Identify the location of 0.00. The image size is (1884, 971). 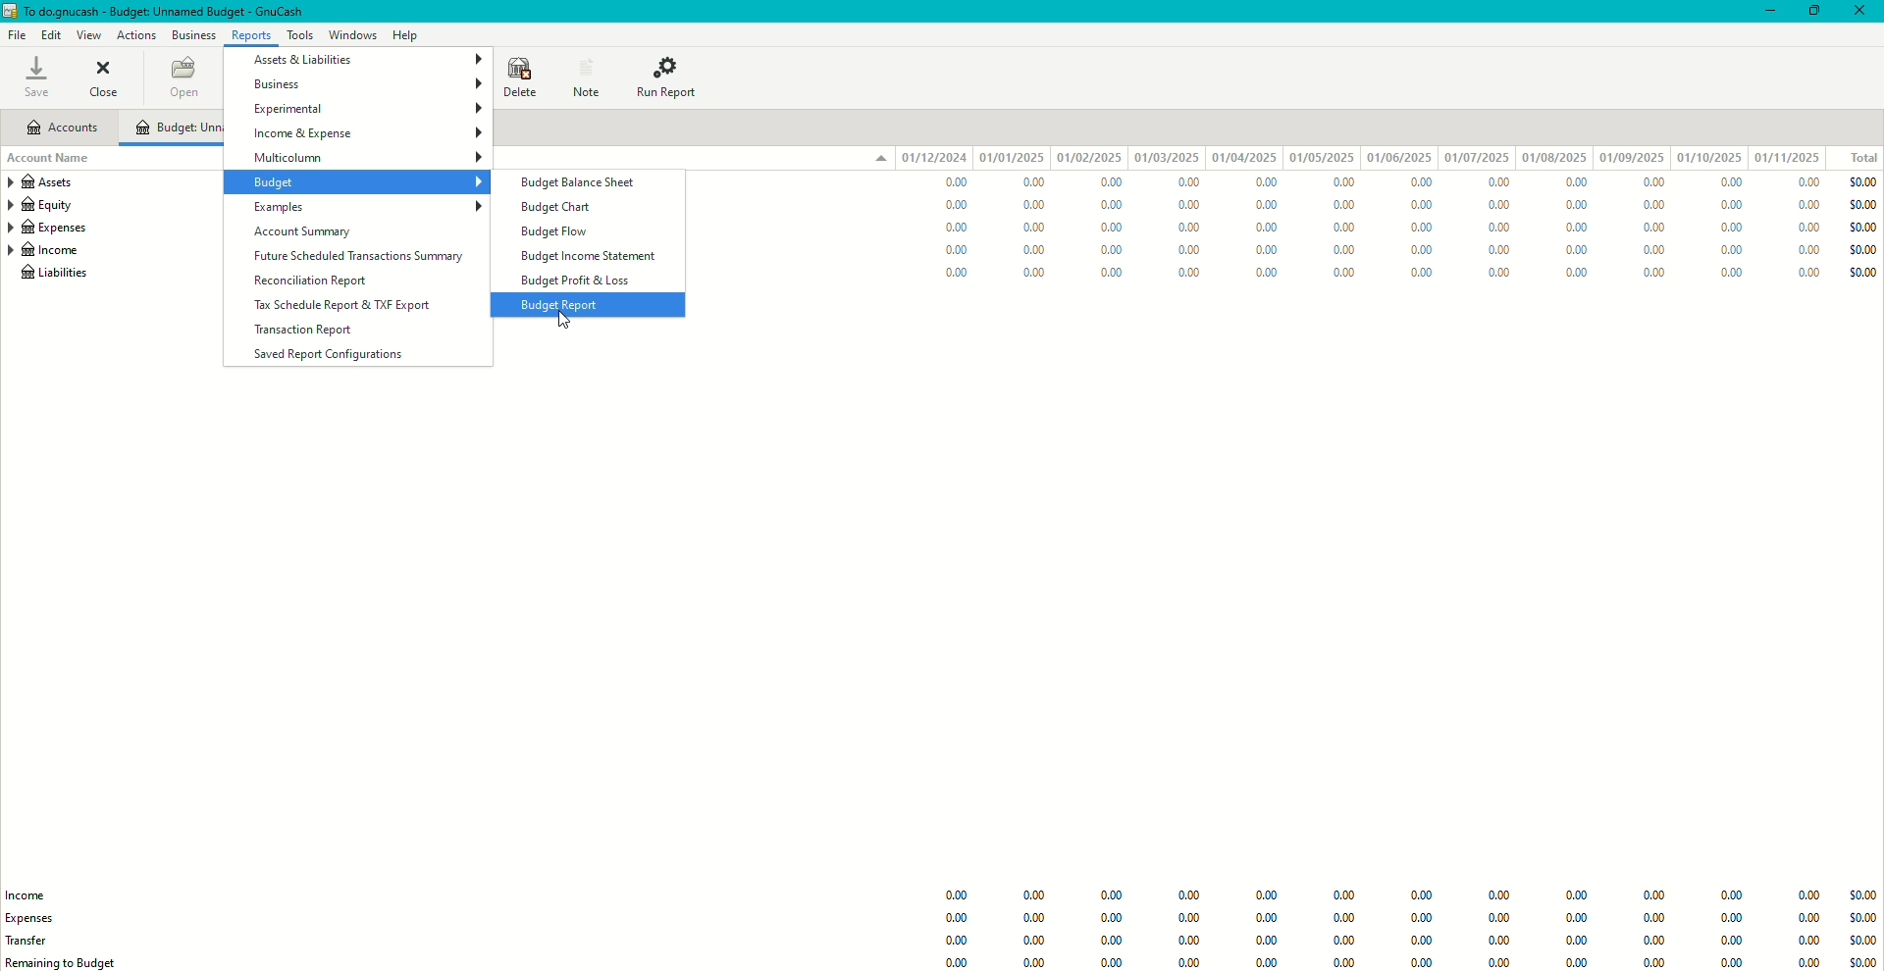
(1187, 250).